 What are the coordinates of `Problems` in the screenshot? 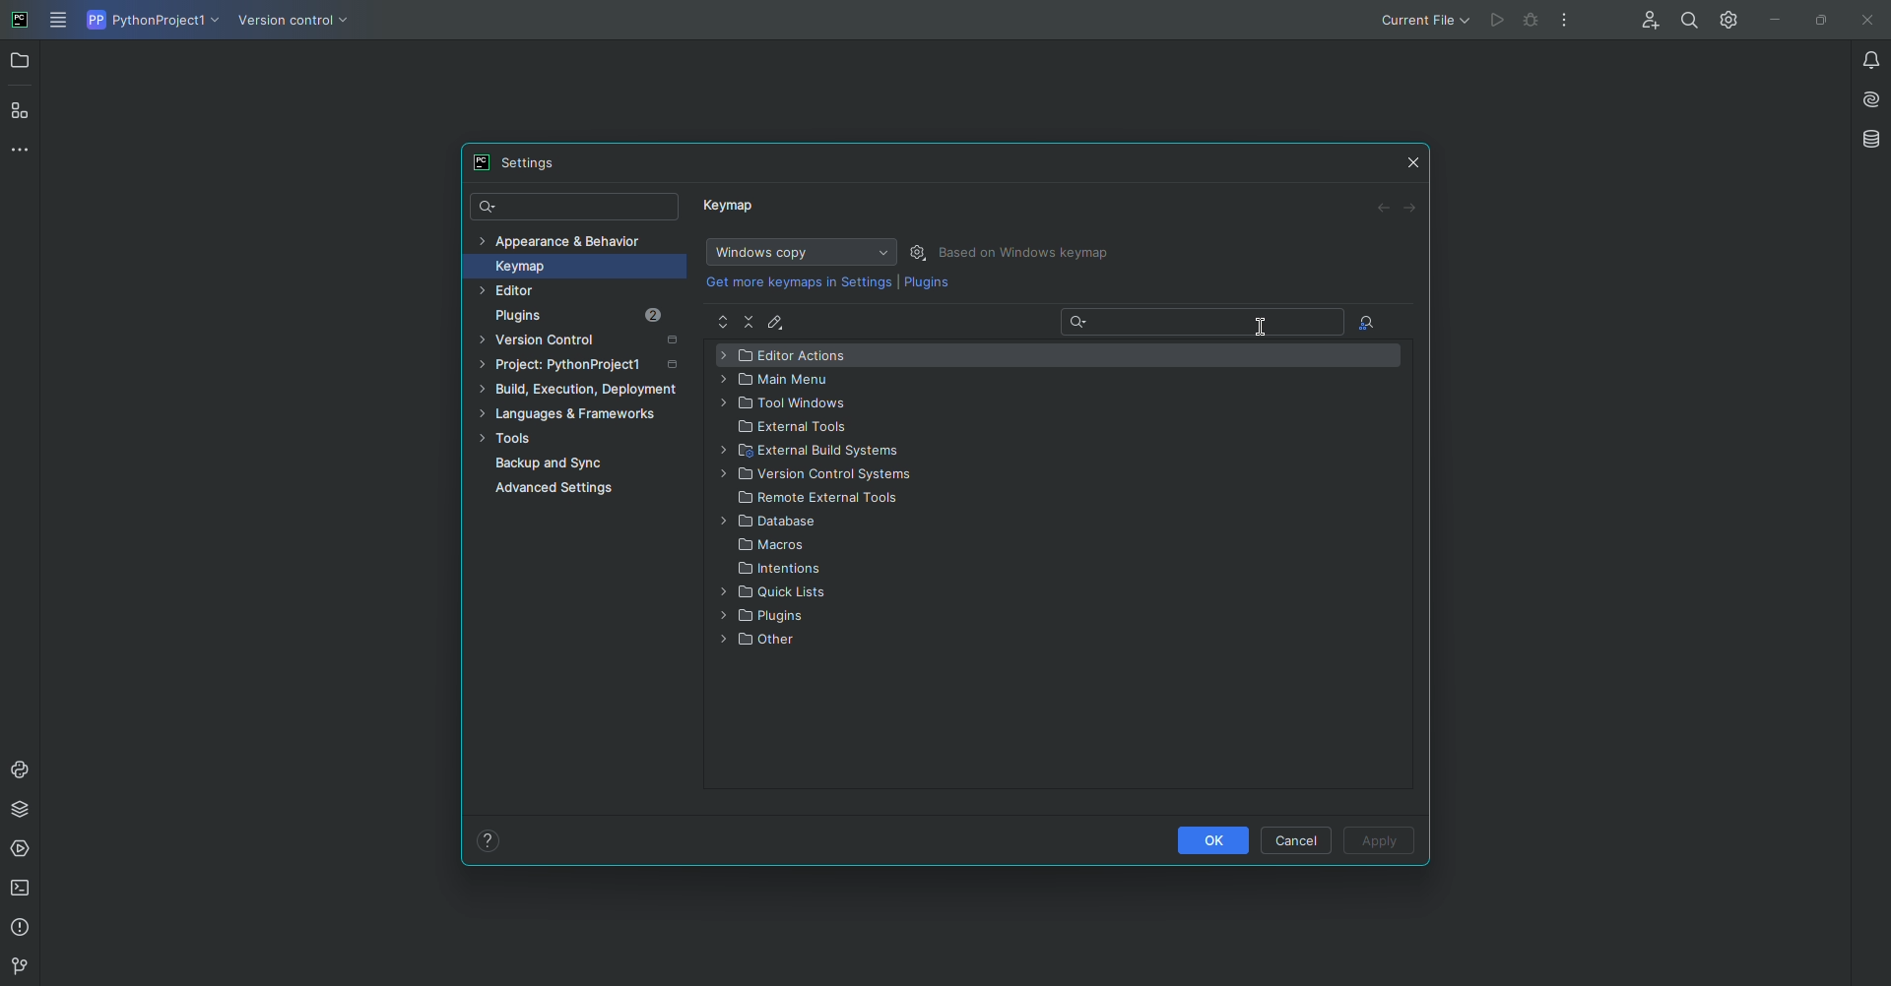 It's located at (23, 928).